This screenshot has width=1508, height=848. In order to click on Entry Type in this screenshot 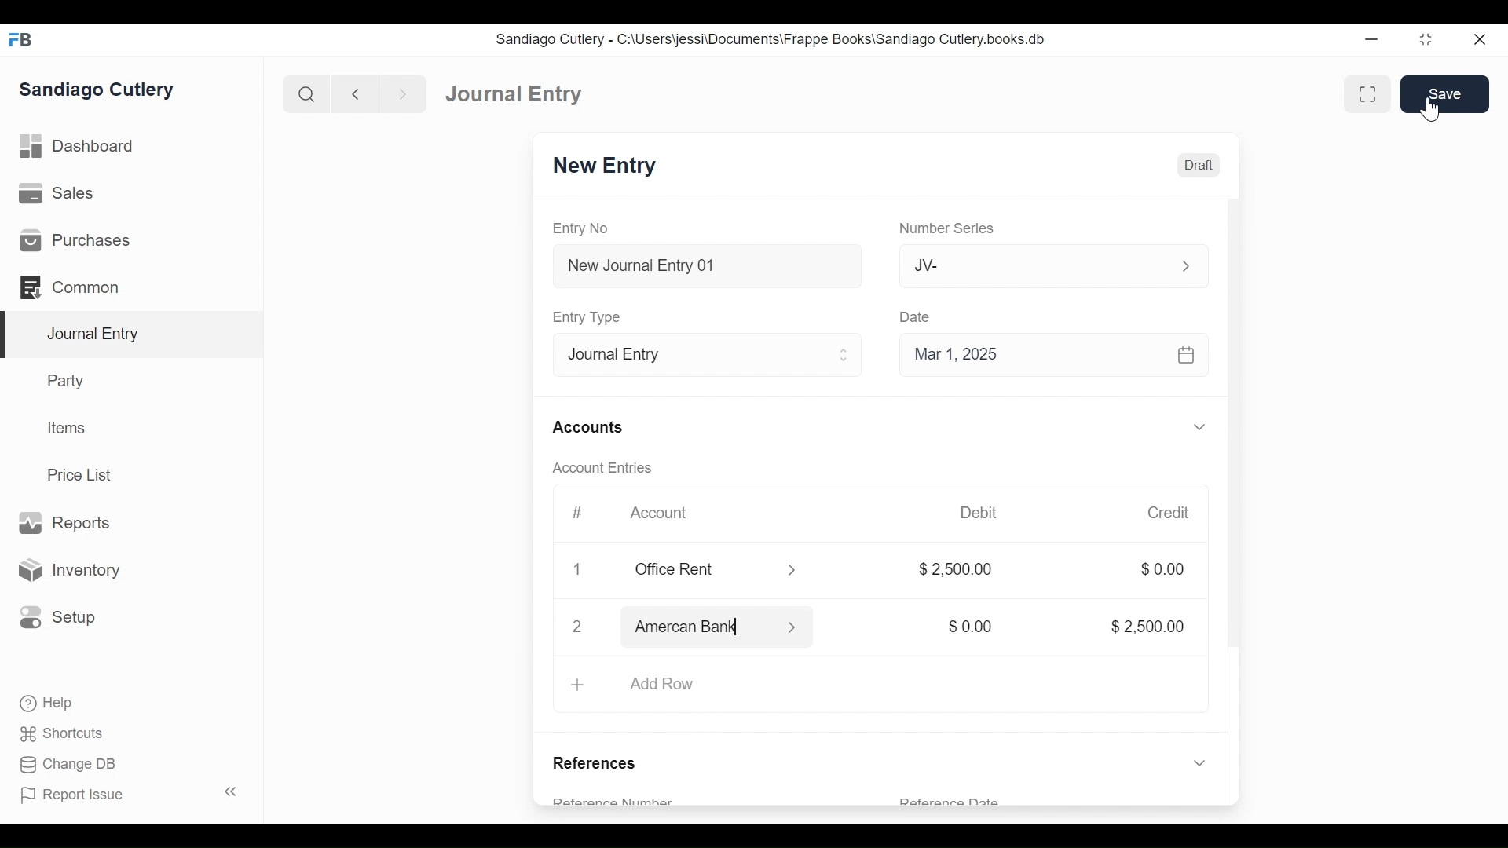, I will do `click(702, 353)`.